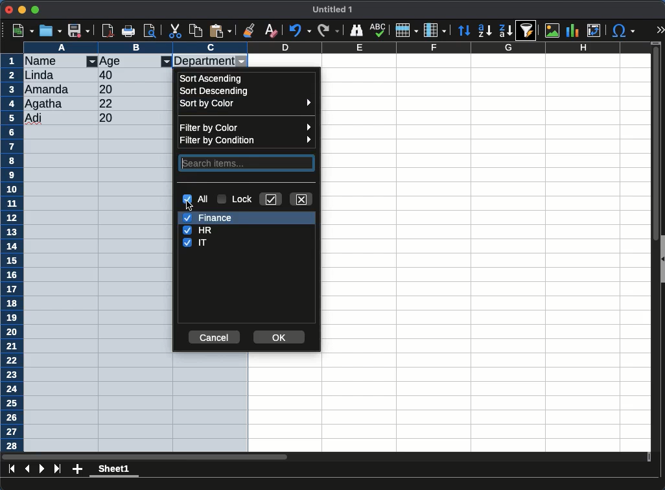 The height and width of the screenshot is (490, 665). Describe the element at coordinates (465, 30) in the screenshot. I see `sort` at that location.